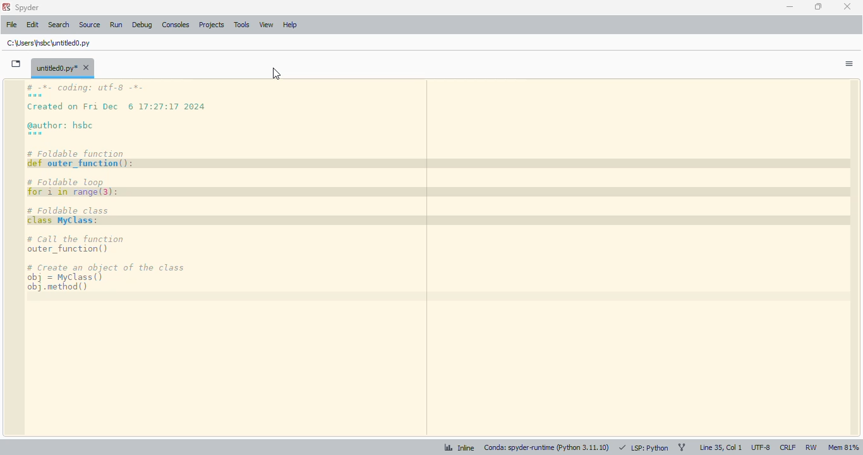 Image resolution: width=863 pixels, height=455 pixels. Describe the element at coordinates (116, 25) in the screenshot. I see `run` at that location.